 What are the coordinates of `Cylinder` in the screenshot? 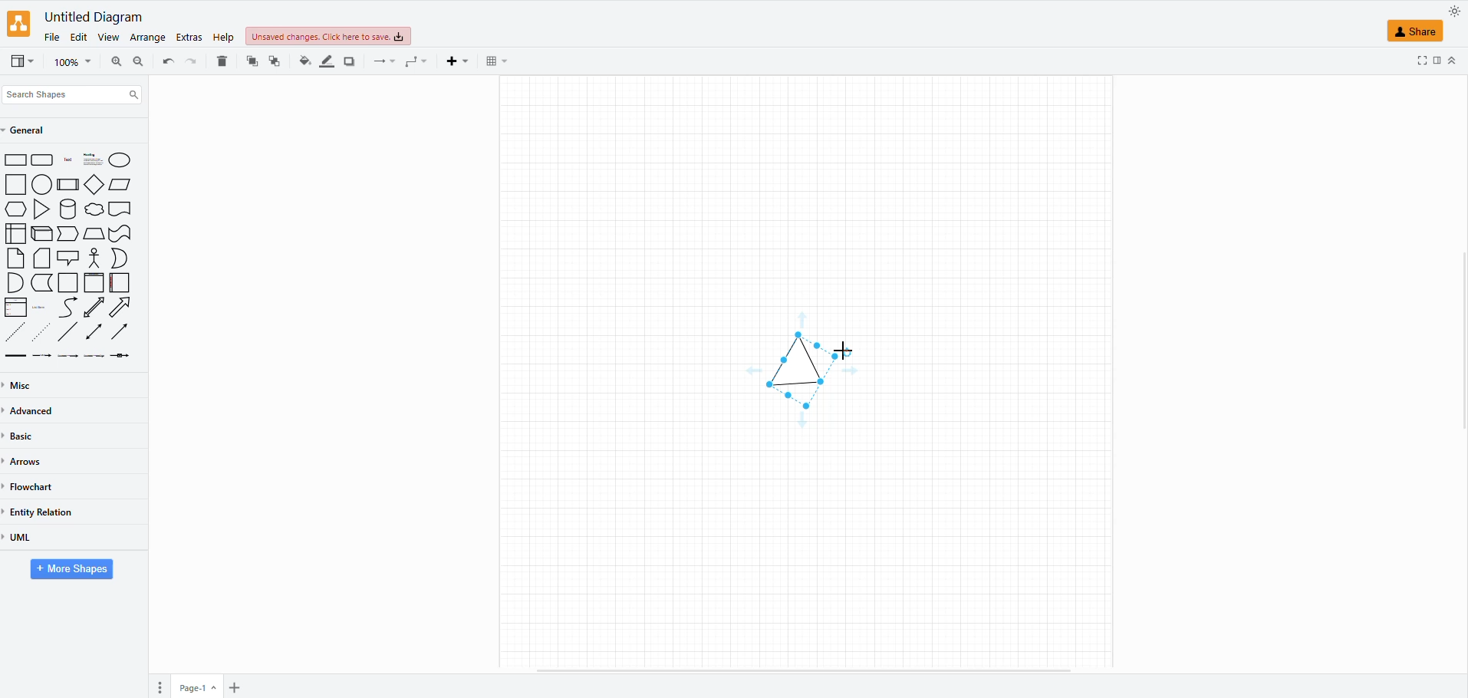 It's located at (69, 209).